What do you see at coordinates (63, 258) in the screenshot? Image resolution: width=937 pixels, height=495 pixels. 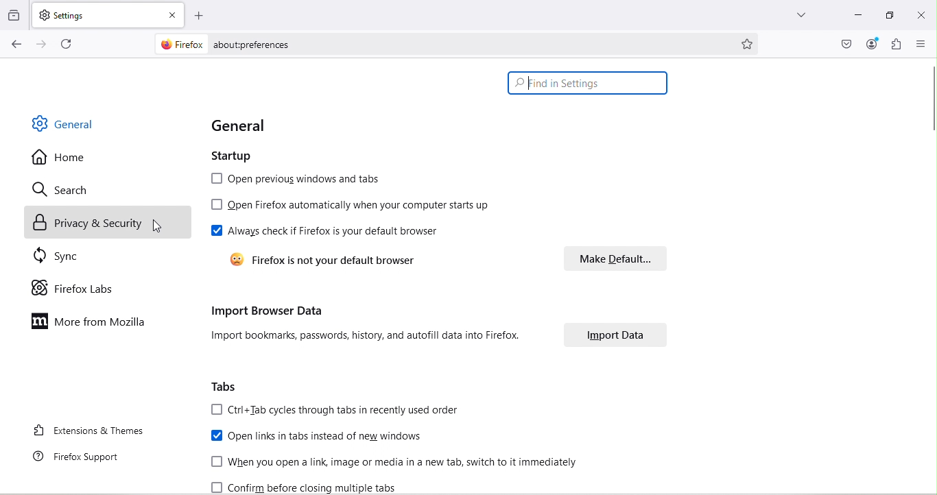 I see `Sync` at bounding box center [63, 258].